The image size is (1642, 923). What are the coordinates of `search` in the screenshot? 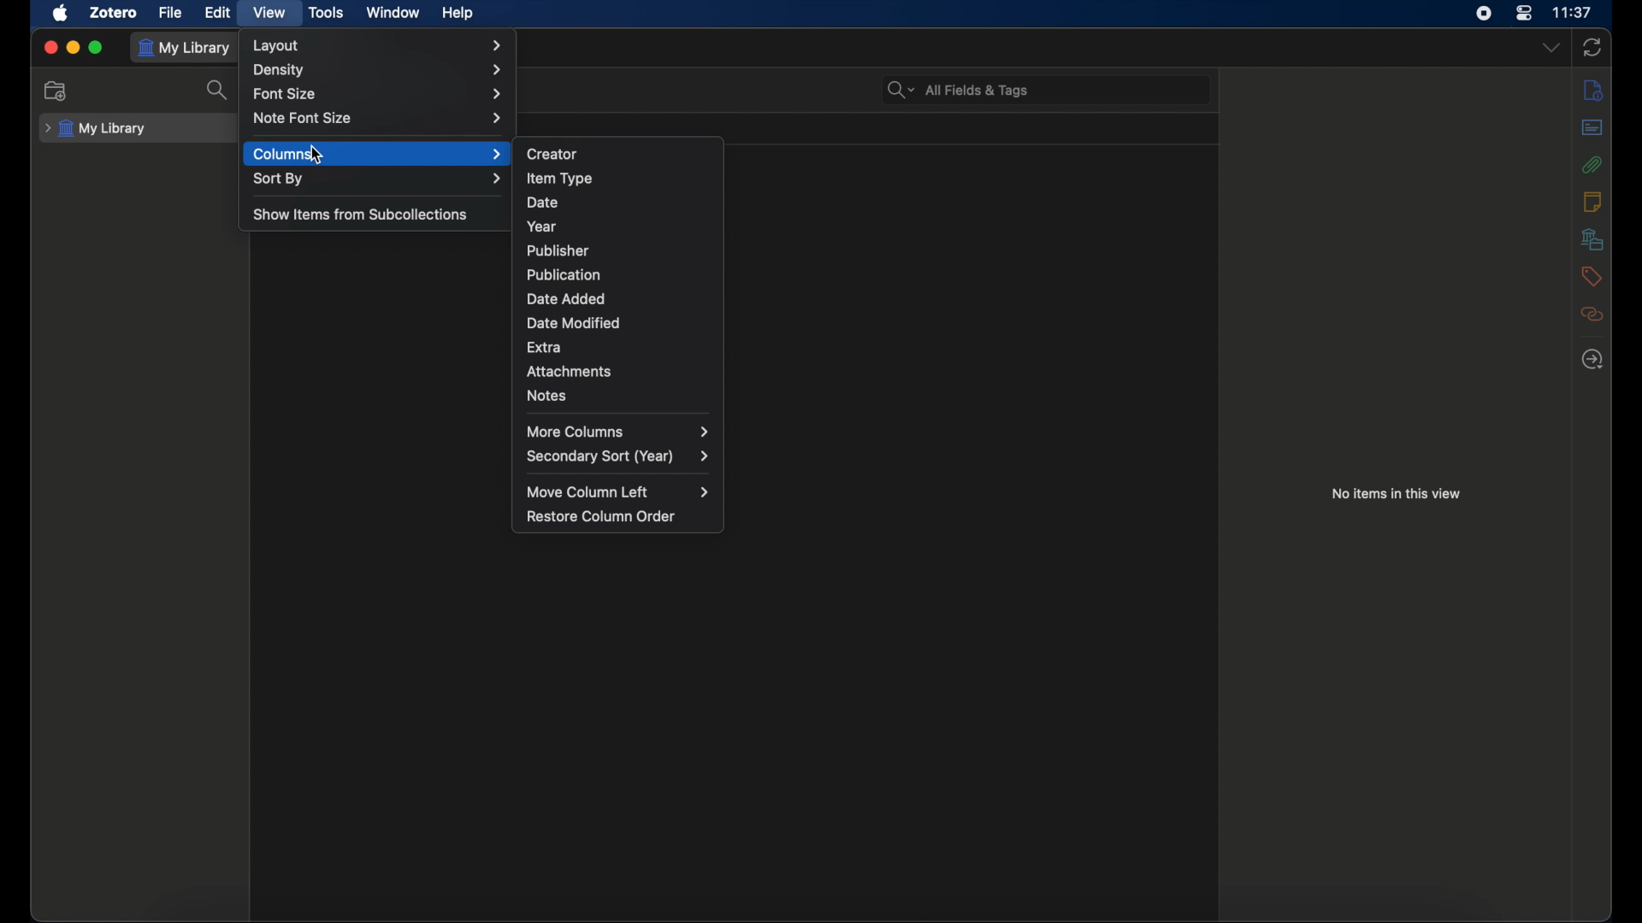 It's located at (221, 91).